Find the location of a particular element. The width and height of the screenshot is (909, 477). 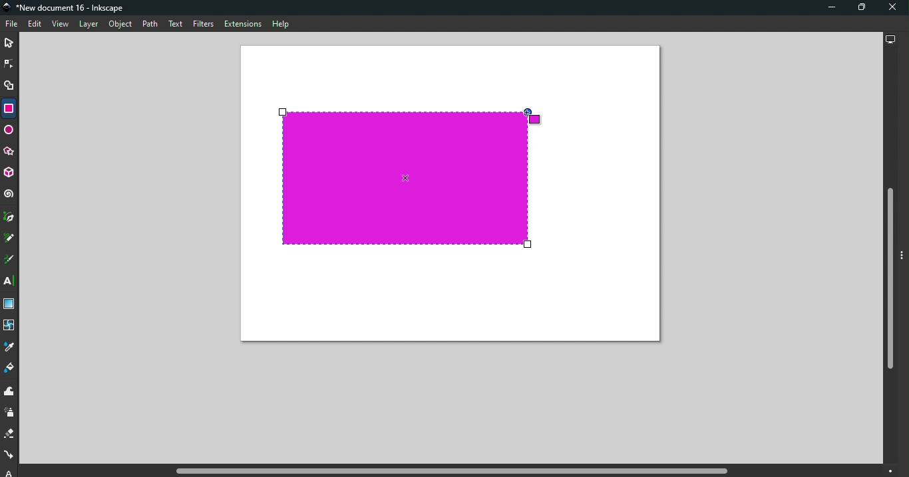

Rectangle tool is located at coordinates (8, 108).